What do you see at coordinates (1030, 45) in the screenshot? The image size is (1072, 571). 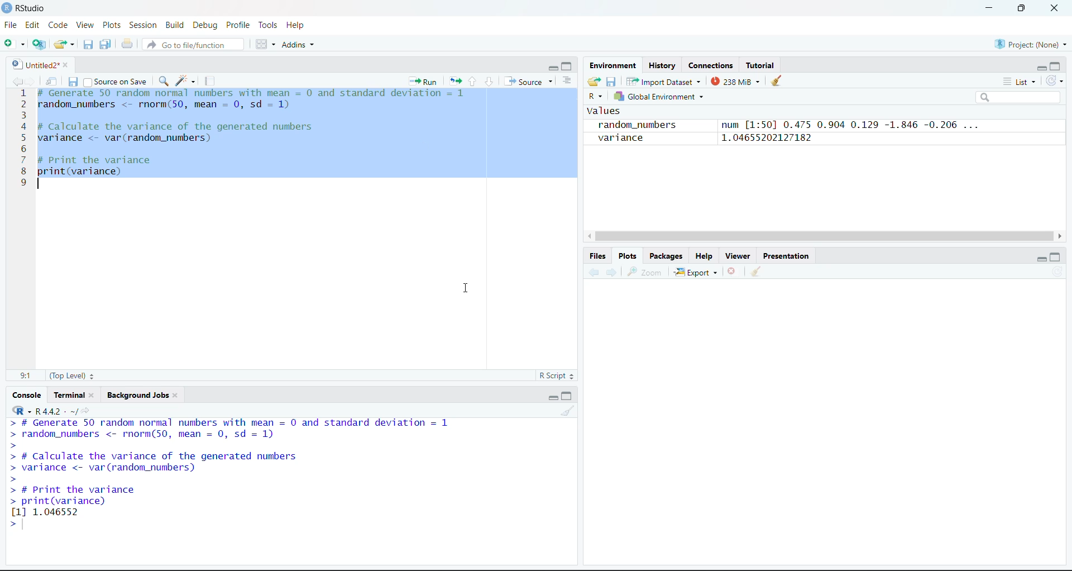 I see `Project (None)` at bounding box center [1030, 45].